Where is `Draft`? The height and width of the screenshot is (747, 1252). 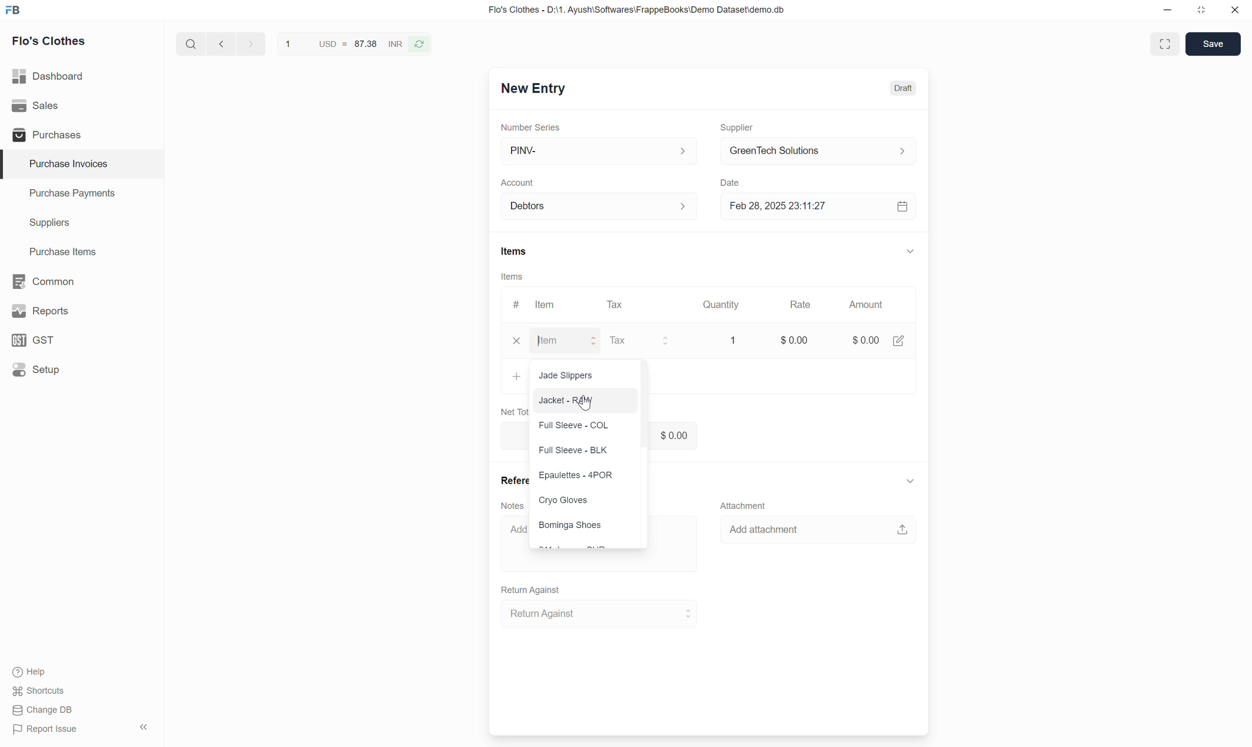
Draft is located at coordinates (903, 88).